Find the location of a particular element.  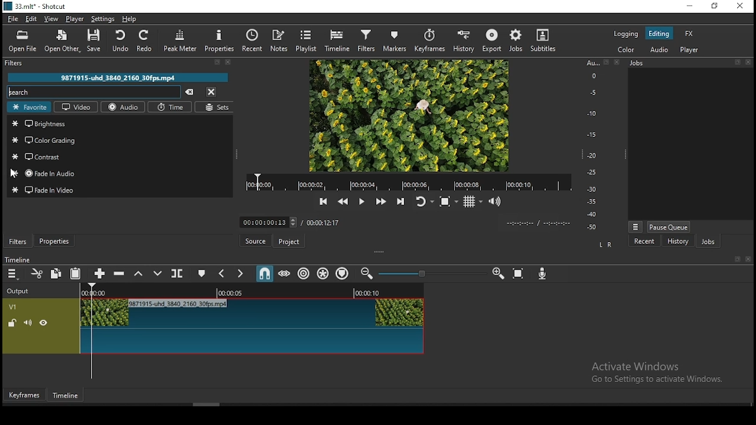

Go to Settings to activate Windows. is located at coordinates (657, 378).